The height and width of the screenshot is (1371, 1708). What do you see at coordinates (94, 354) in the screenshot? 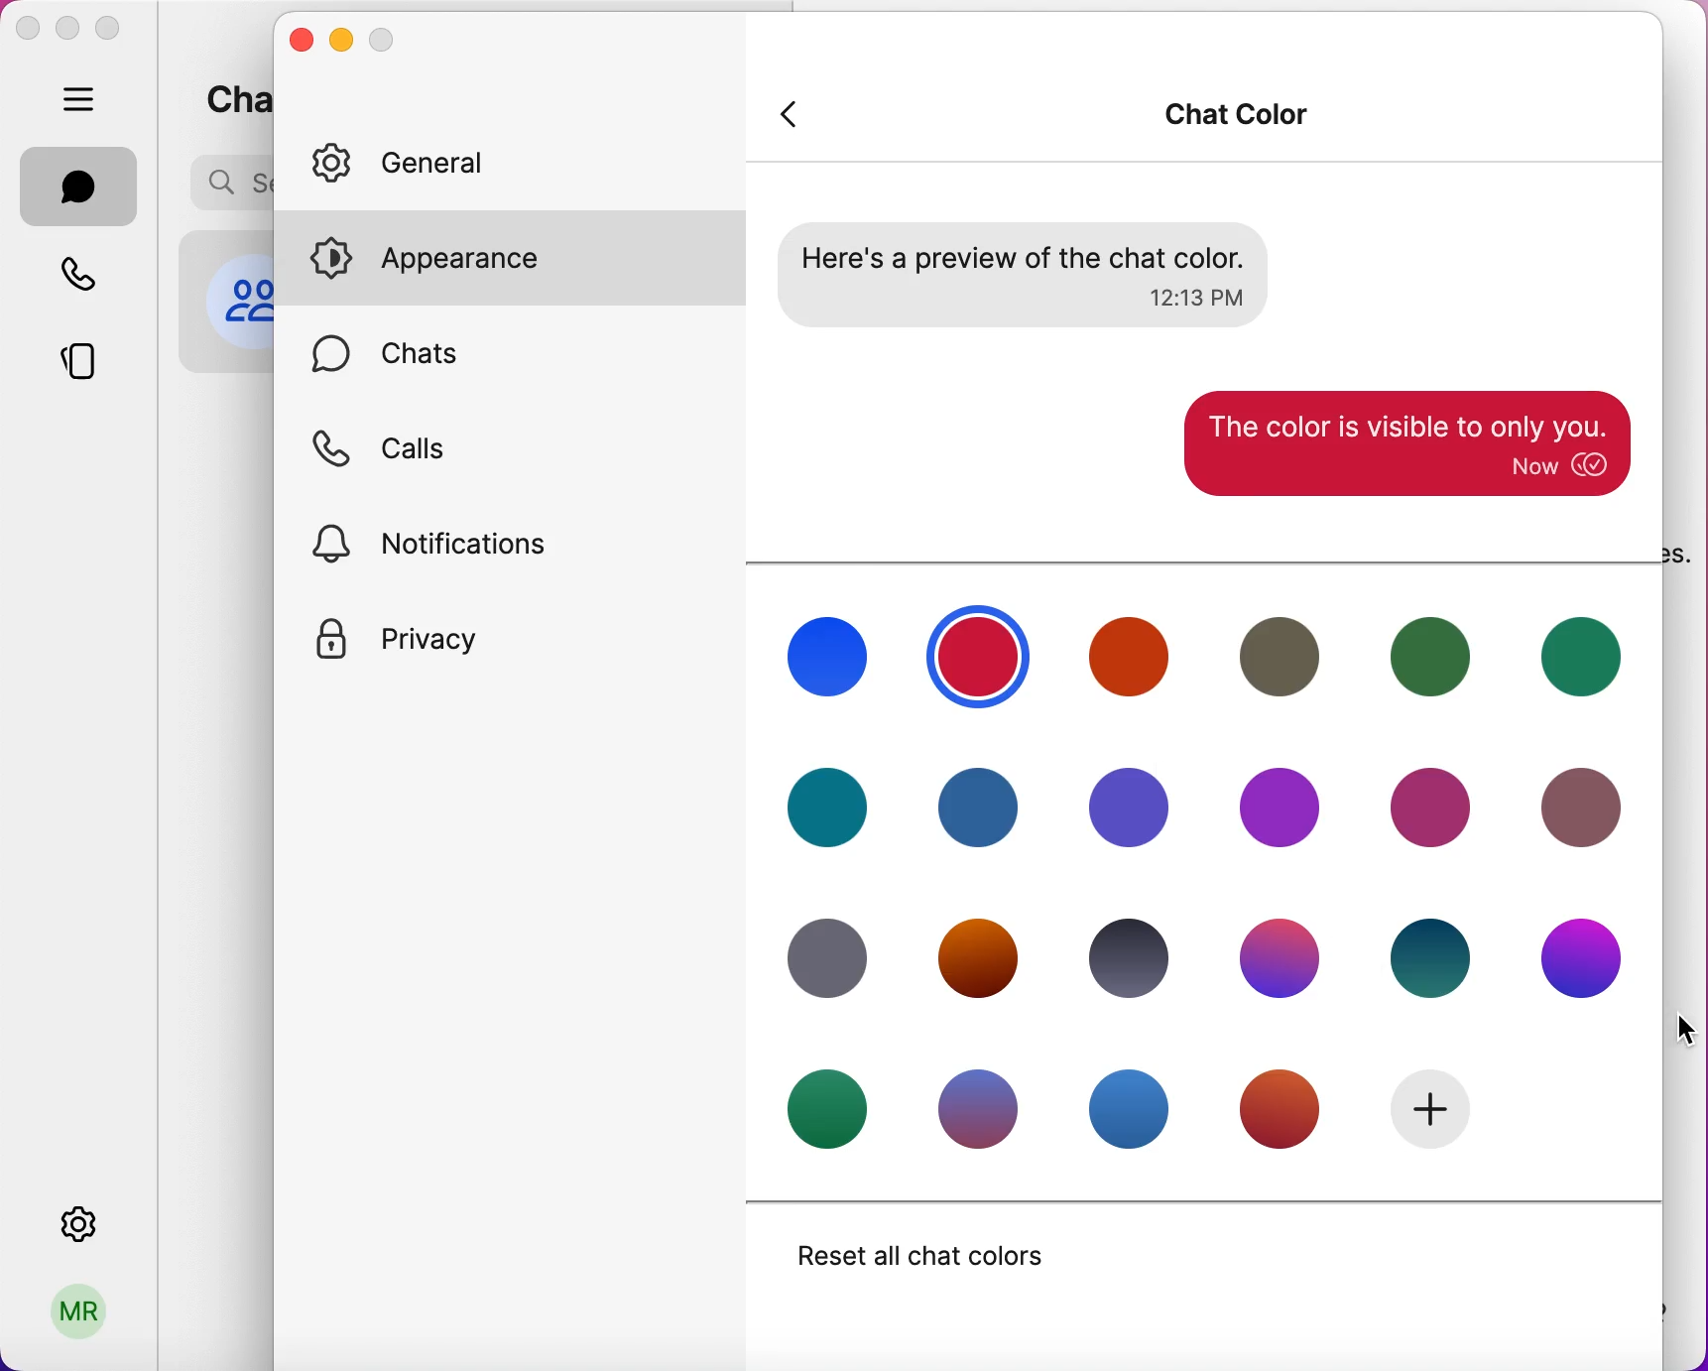
I see `stories` at bounding box center [94, 354].